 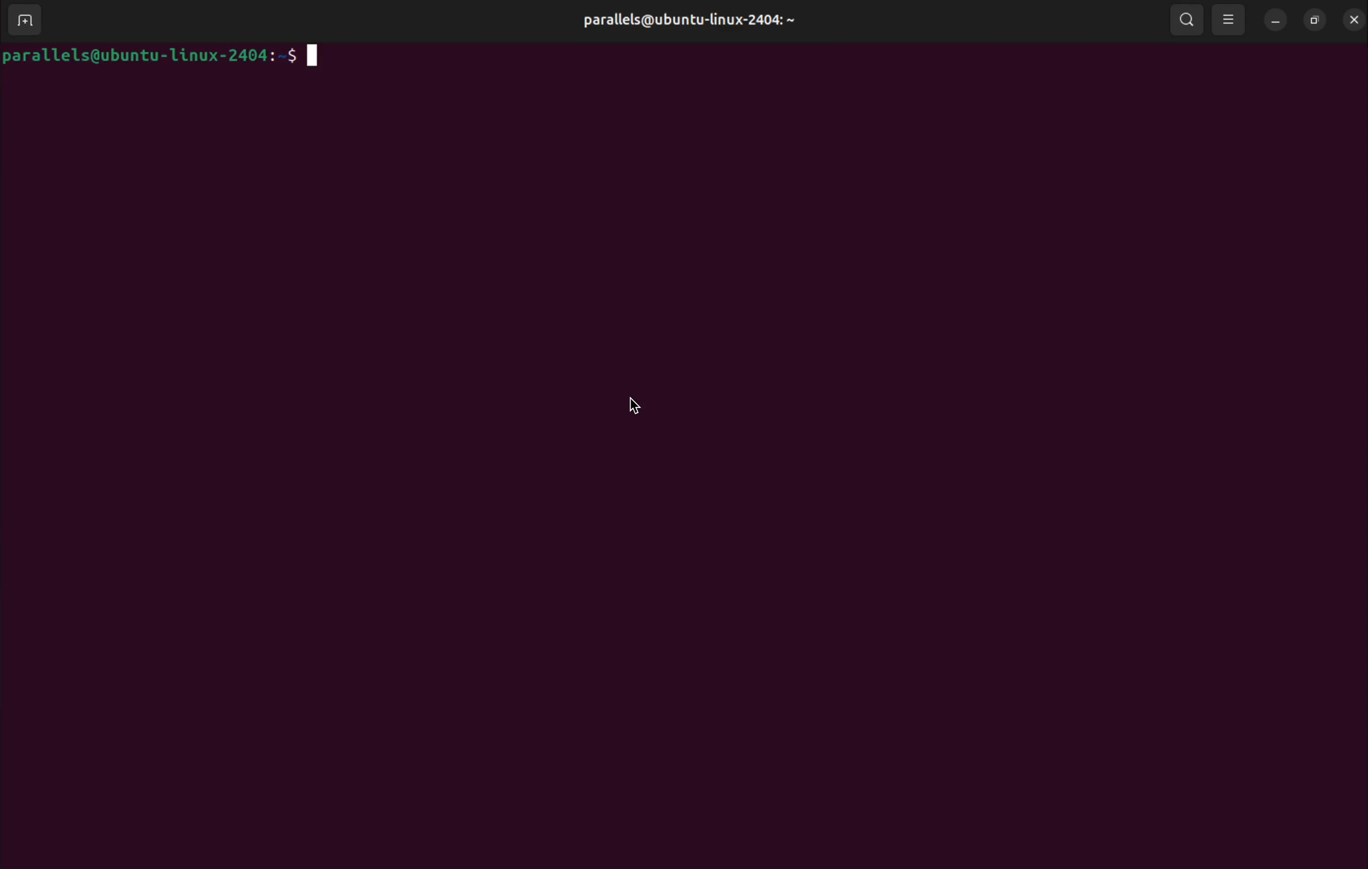 I want to click on parallels ubuntu linux profile, so click(x=685, y=20).